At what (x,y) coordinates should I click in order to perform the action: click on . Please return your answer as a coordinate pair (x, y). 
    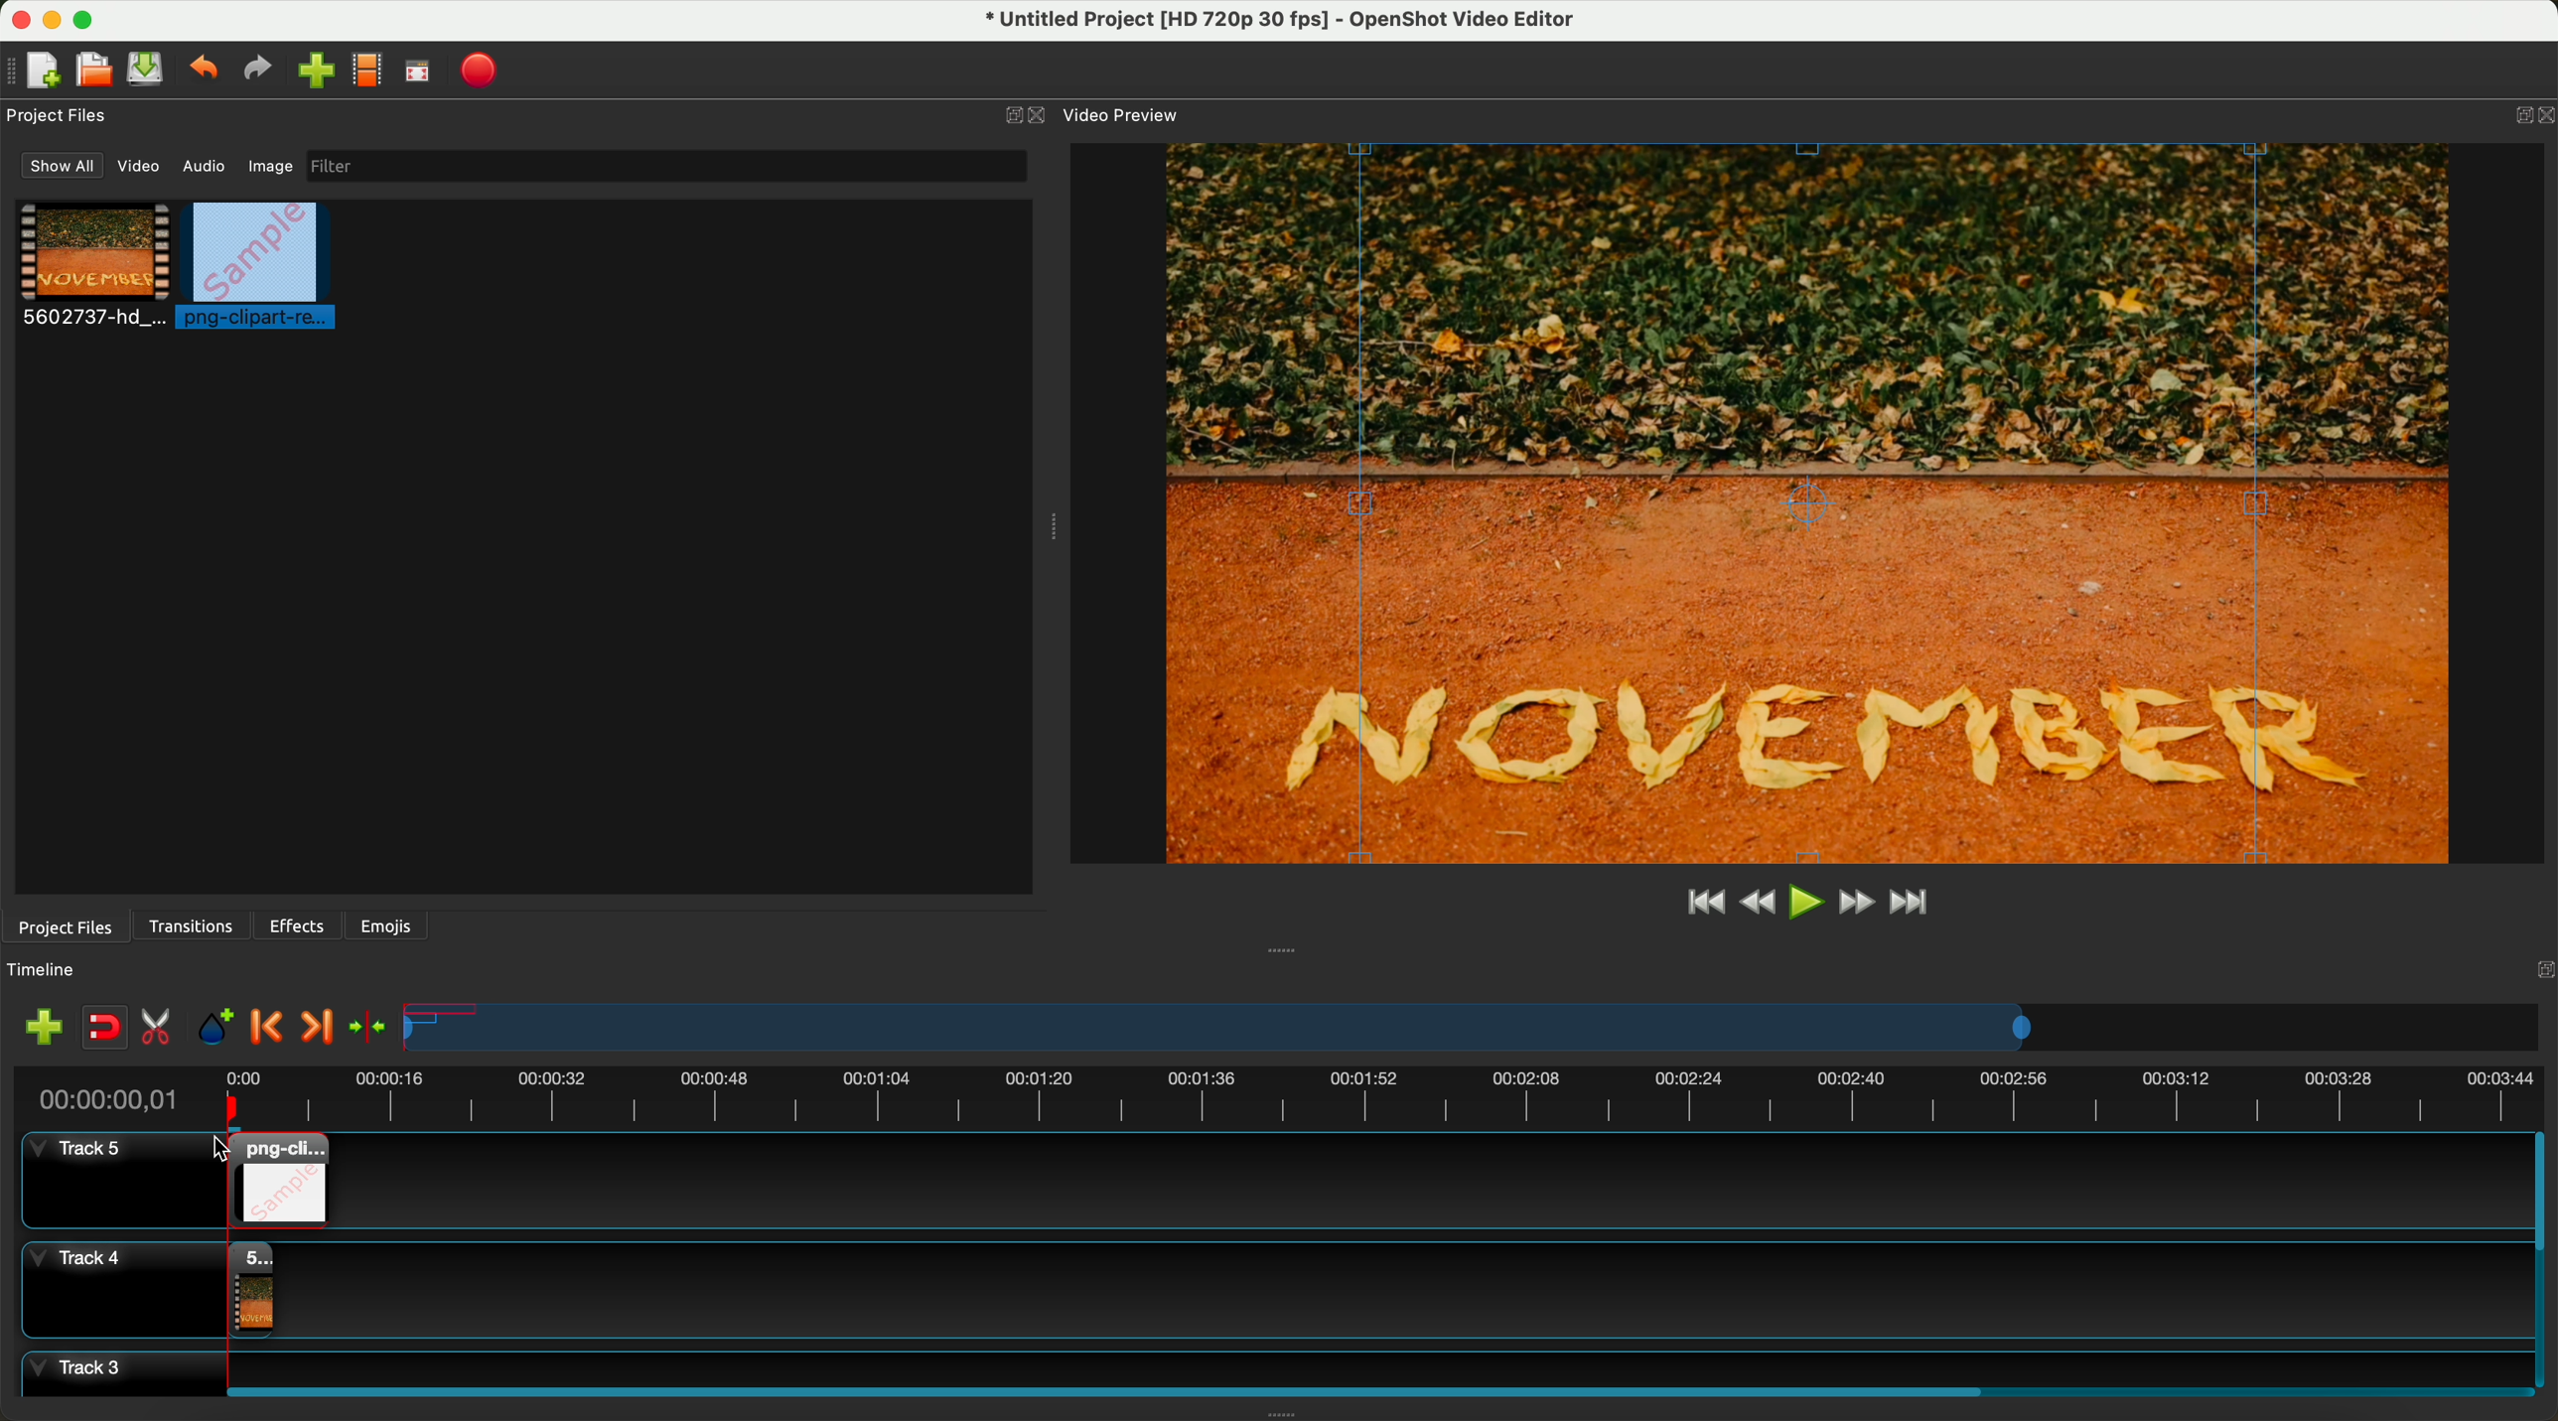
    Looking at the image, I should click on (2539, 967).